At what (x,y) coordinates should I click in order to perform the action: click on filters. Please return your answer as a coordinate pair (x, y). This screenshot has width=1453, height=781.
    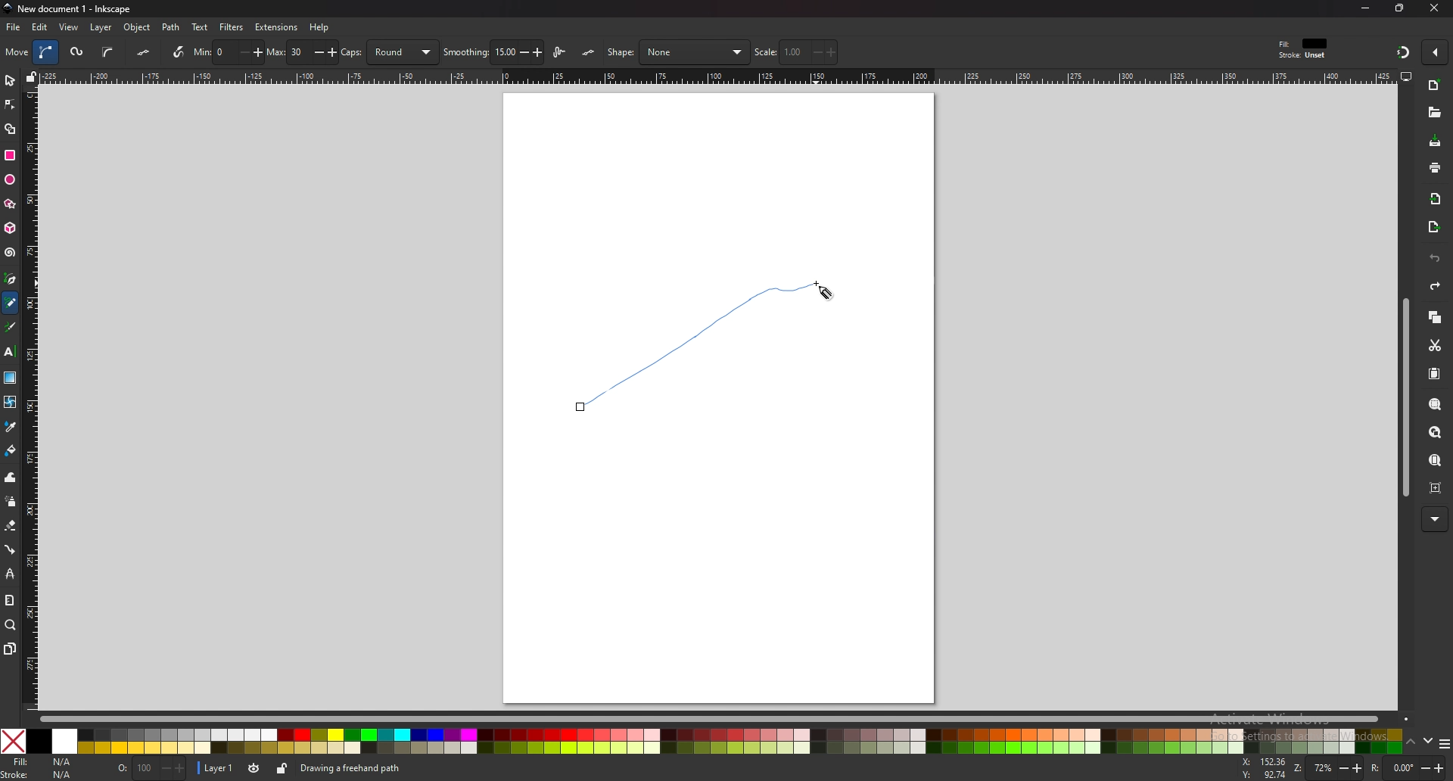
    Looking at the image, I should click on (231, 28).